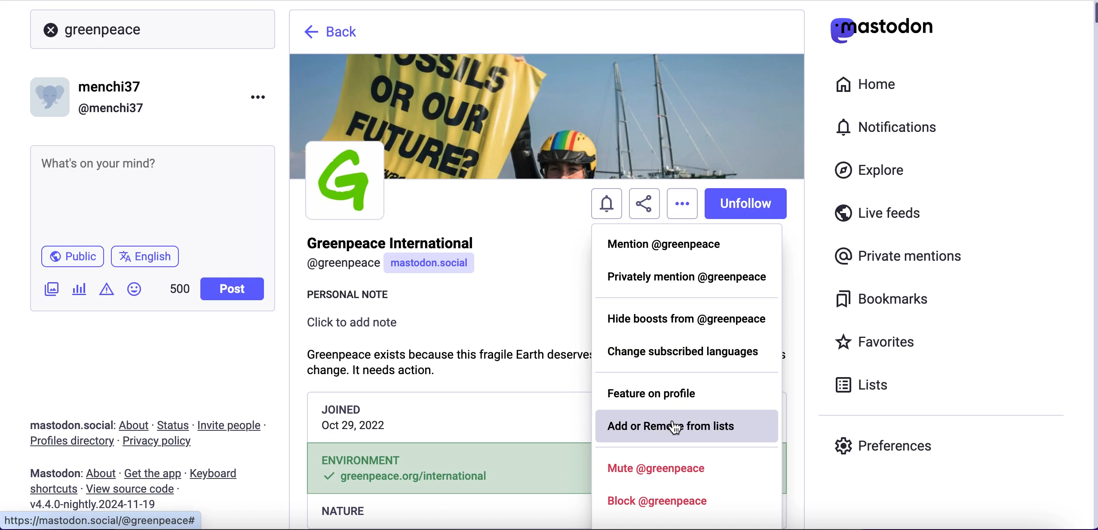 This screenshot has width=1098, height=530. I want to click on public, so click(71, 259).